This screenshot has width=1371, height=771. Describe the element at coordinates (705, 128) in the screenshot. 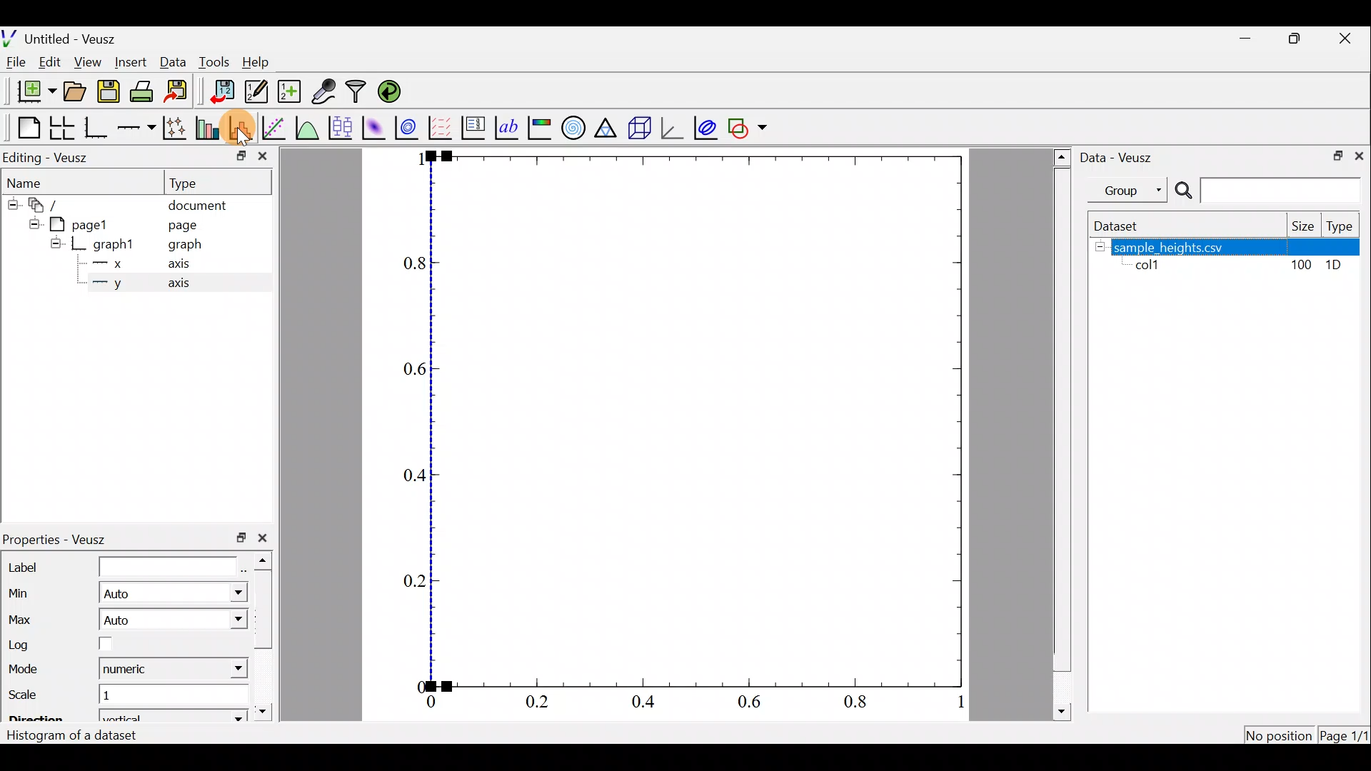

I see `plot covariance ellipses` at that location.